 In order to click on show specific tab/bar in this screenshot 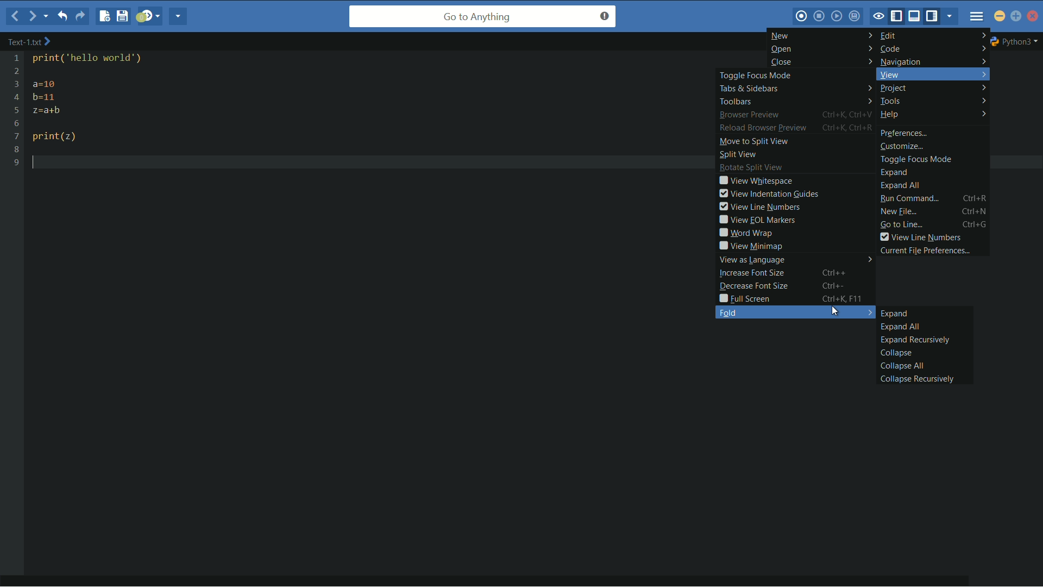, I will do `click(951, 17)`.